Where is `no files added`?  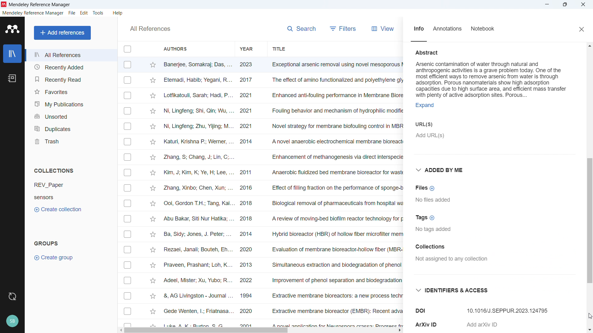
no files added is located at coordinates (439, 200).